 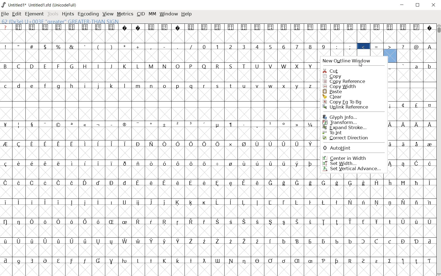 What do you see at coordinates (186, 14) in the screenshot?
I see `help` at bounding box center [186, 14].